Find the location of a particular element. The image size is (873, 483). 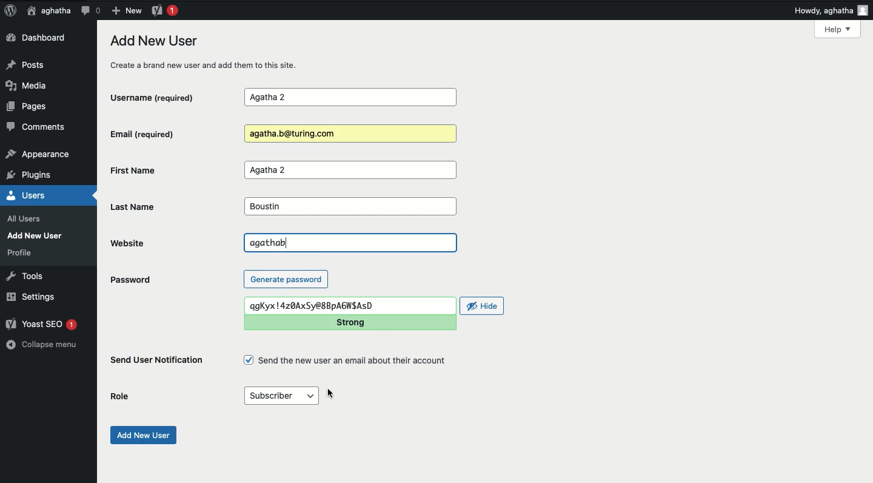

Password is located at coordinates (130, 280).